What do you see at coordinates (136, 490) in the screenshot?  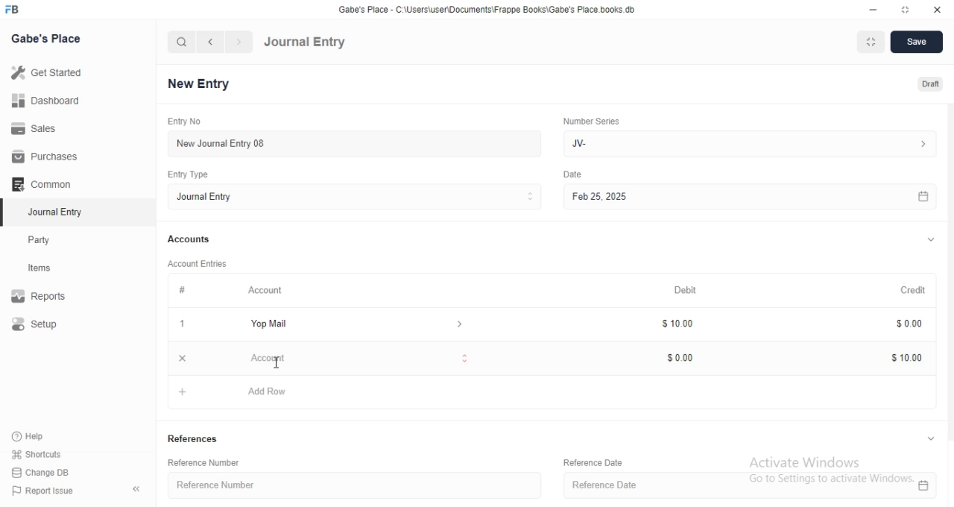 I see `collapse sidebar` at bounding box center [136, 490].